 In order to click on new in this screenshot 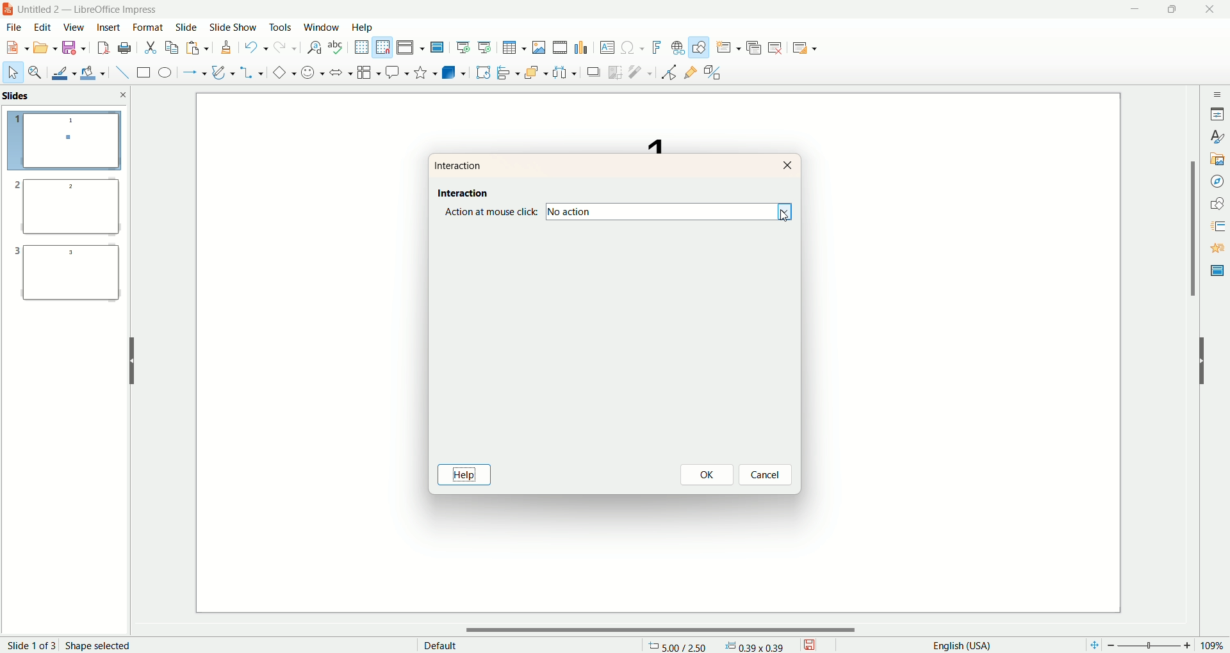, I will do `click(17, 47)`.